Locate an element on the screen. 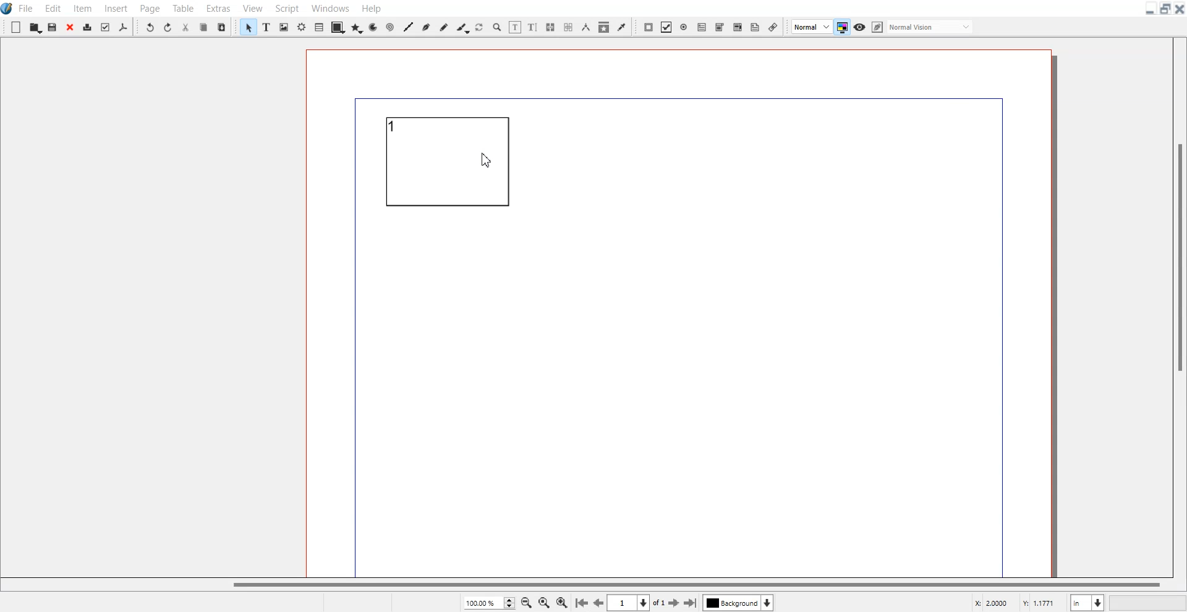  Copy item Properties is located at coordinates (603, 27).